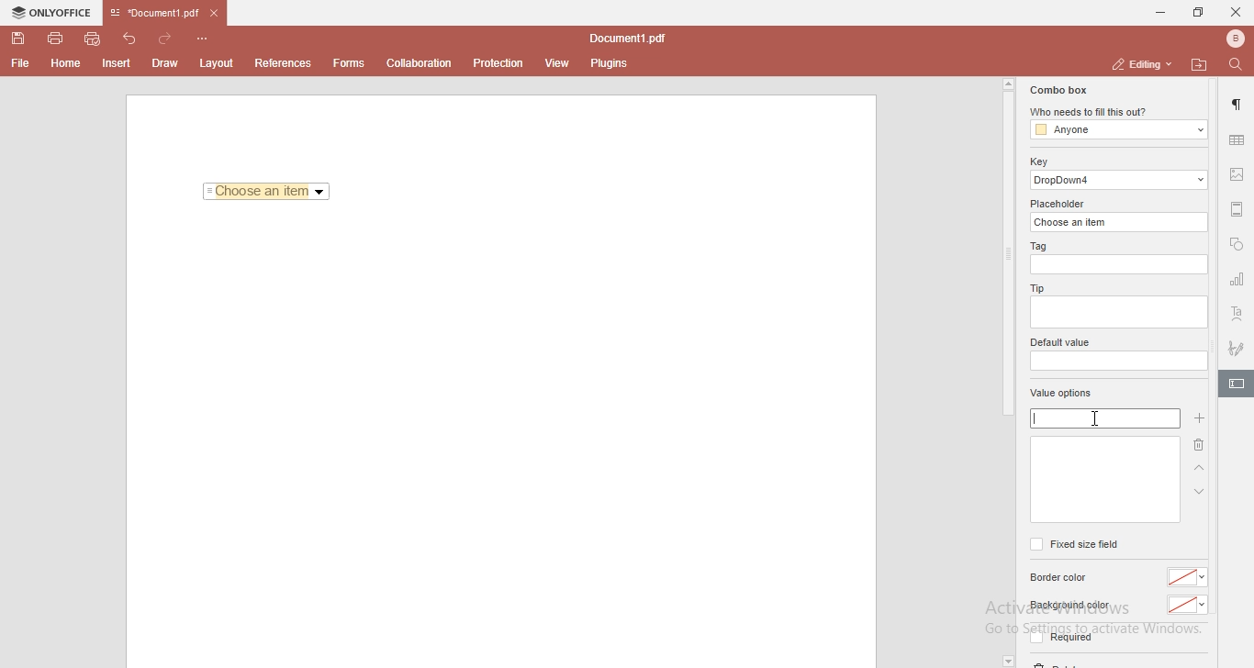 The height and width of the screenshot is (668, 1254). Describe the element at coordinates (219, 63) in the screenshot. I see `layout` at that location.